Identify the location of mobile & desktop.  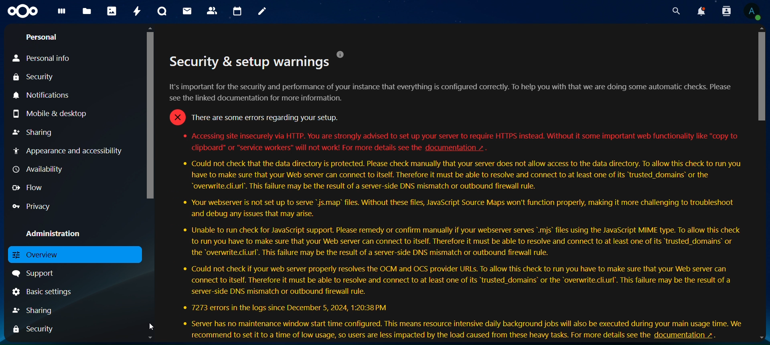
(51, 113).